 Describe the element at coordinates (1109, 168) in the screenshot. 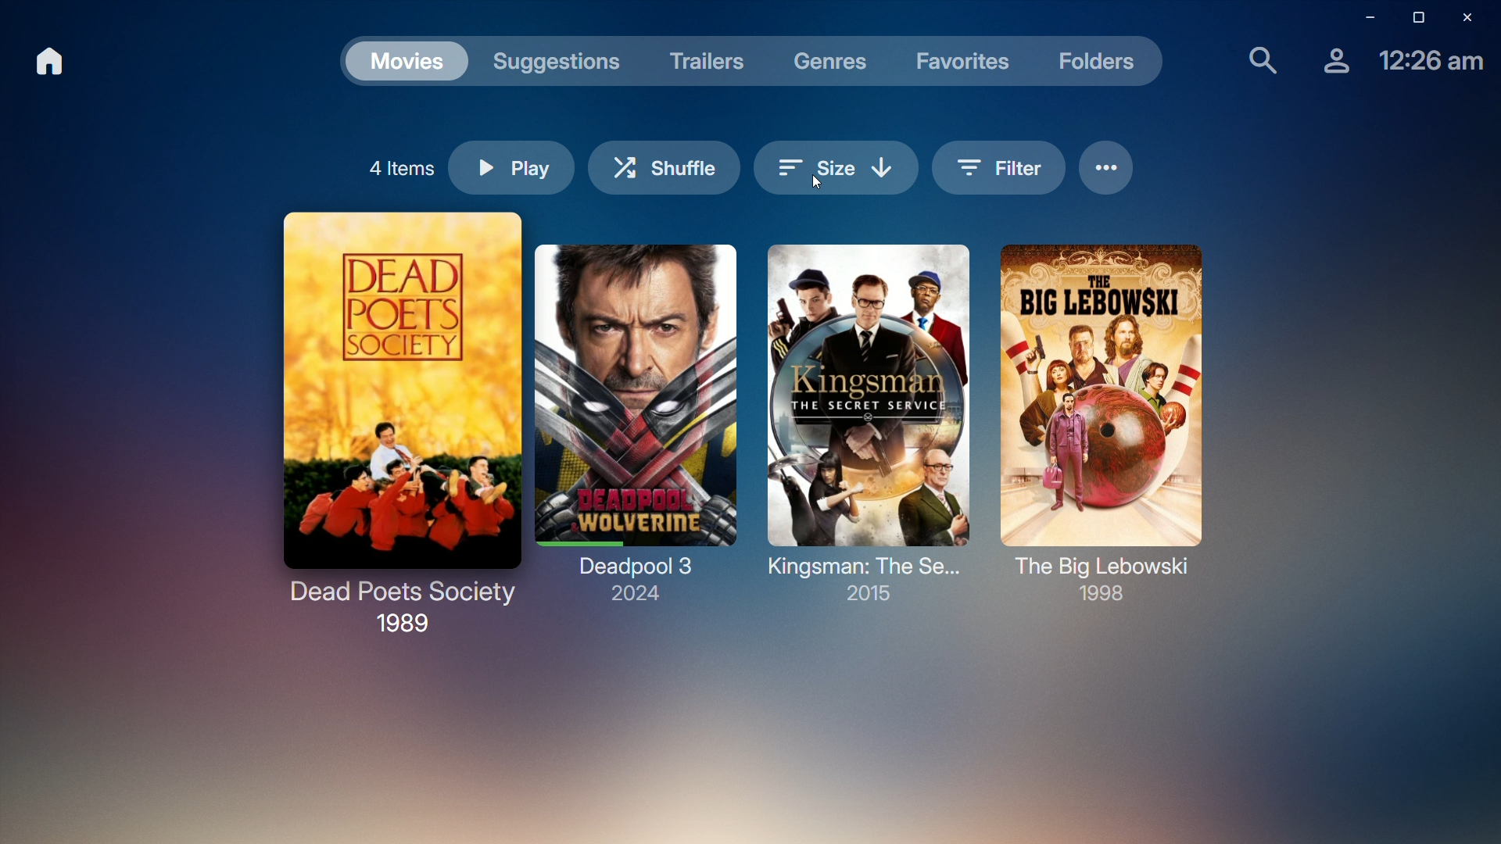

I see `Options` at that location.